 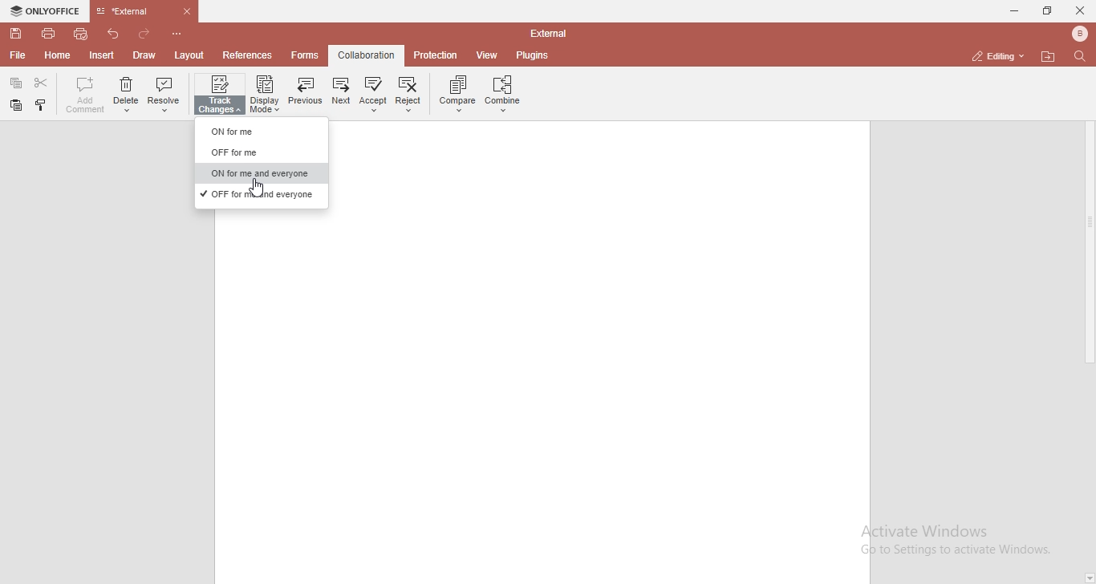 I want to click on text cursor, so click(x=256, y=186).